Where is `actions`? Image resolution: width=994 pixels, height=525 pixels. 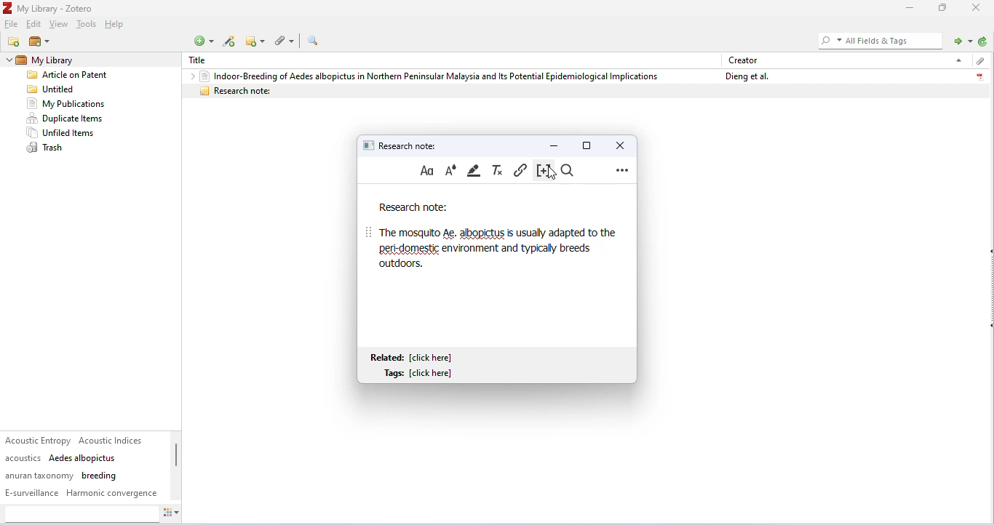
actions is located at coordinates (172, 515).